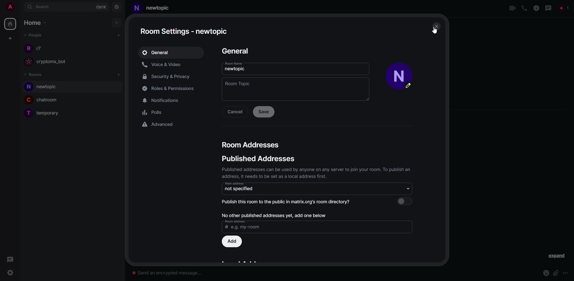 The image size is (574, 281). What do you see at coordinates (317, 172) in the screenshot?
I see `info` at bounding box center [317, 172].